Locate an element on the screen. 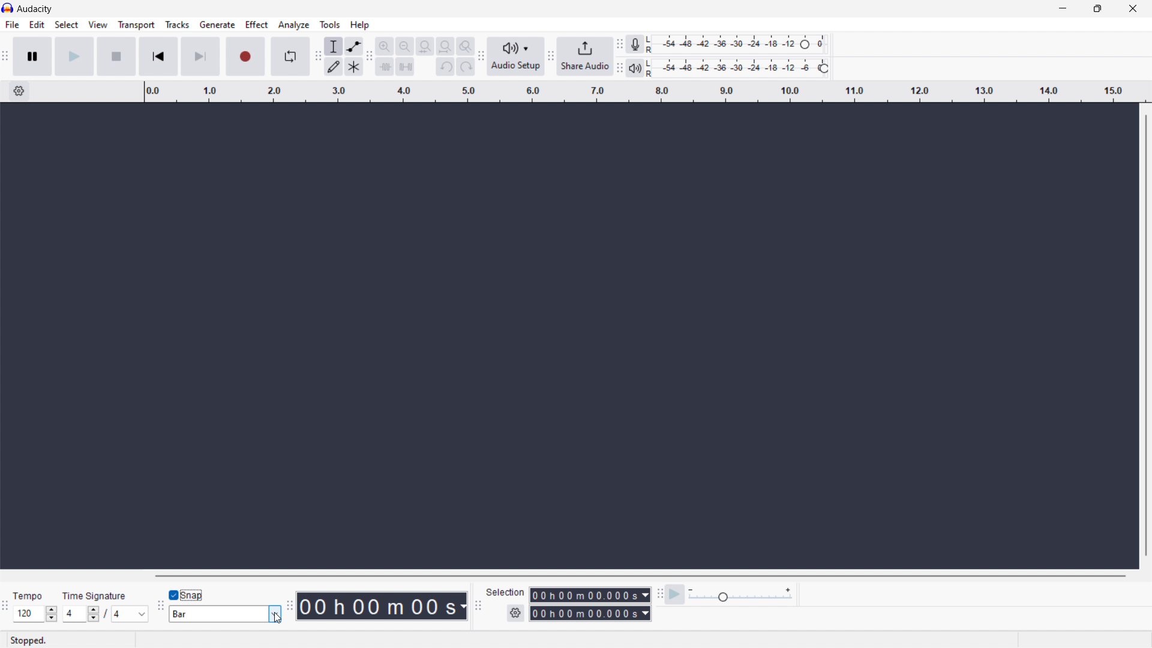  snapping toolbar is located at coordinates (160, 605).